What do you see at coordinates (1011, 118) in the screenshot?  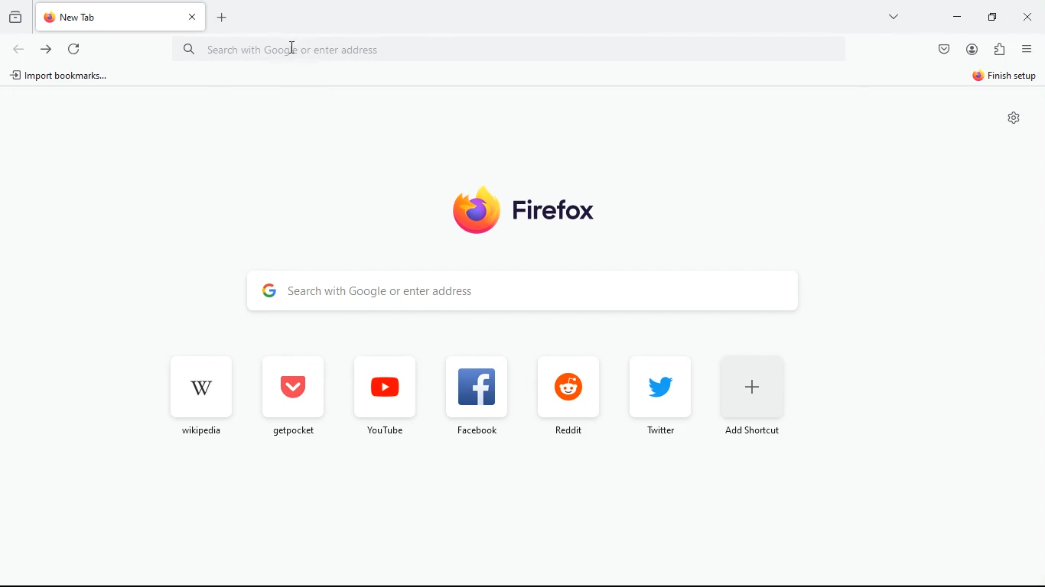 I see `settings` at bounding box center [1011, 118].